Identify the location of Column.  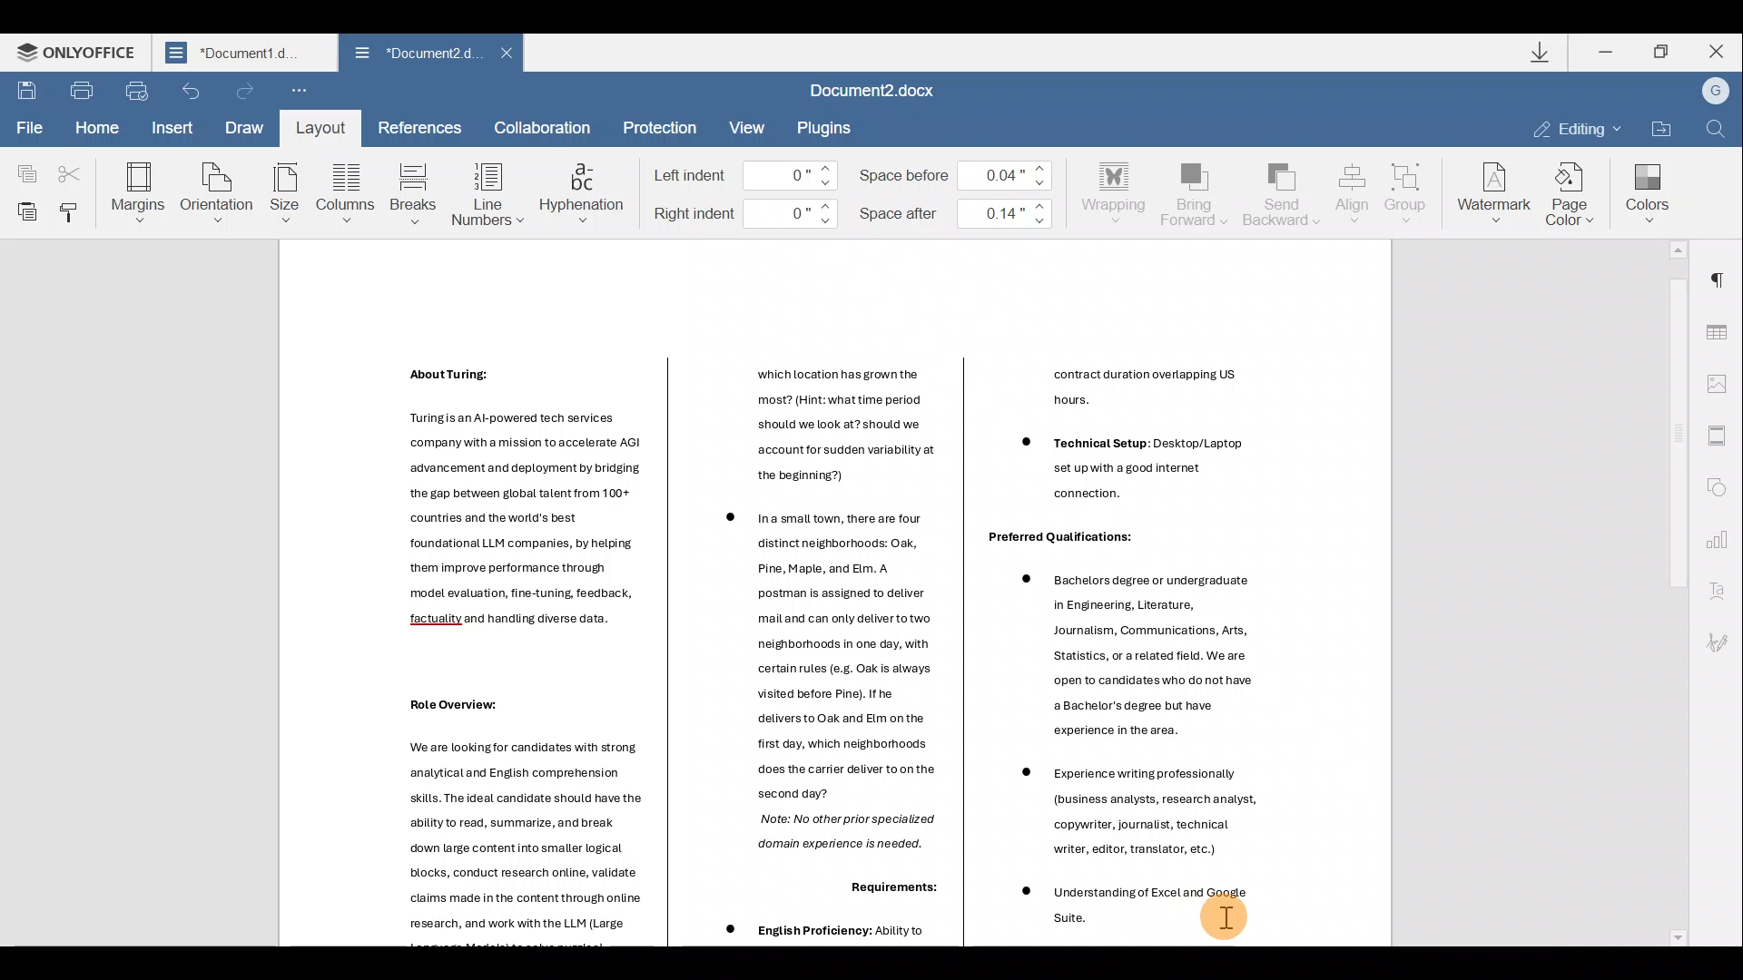
(349, 197).